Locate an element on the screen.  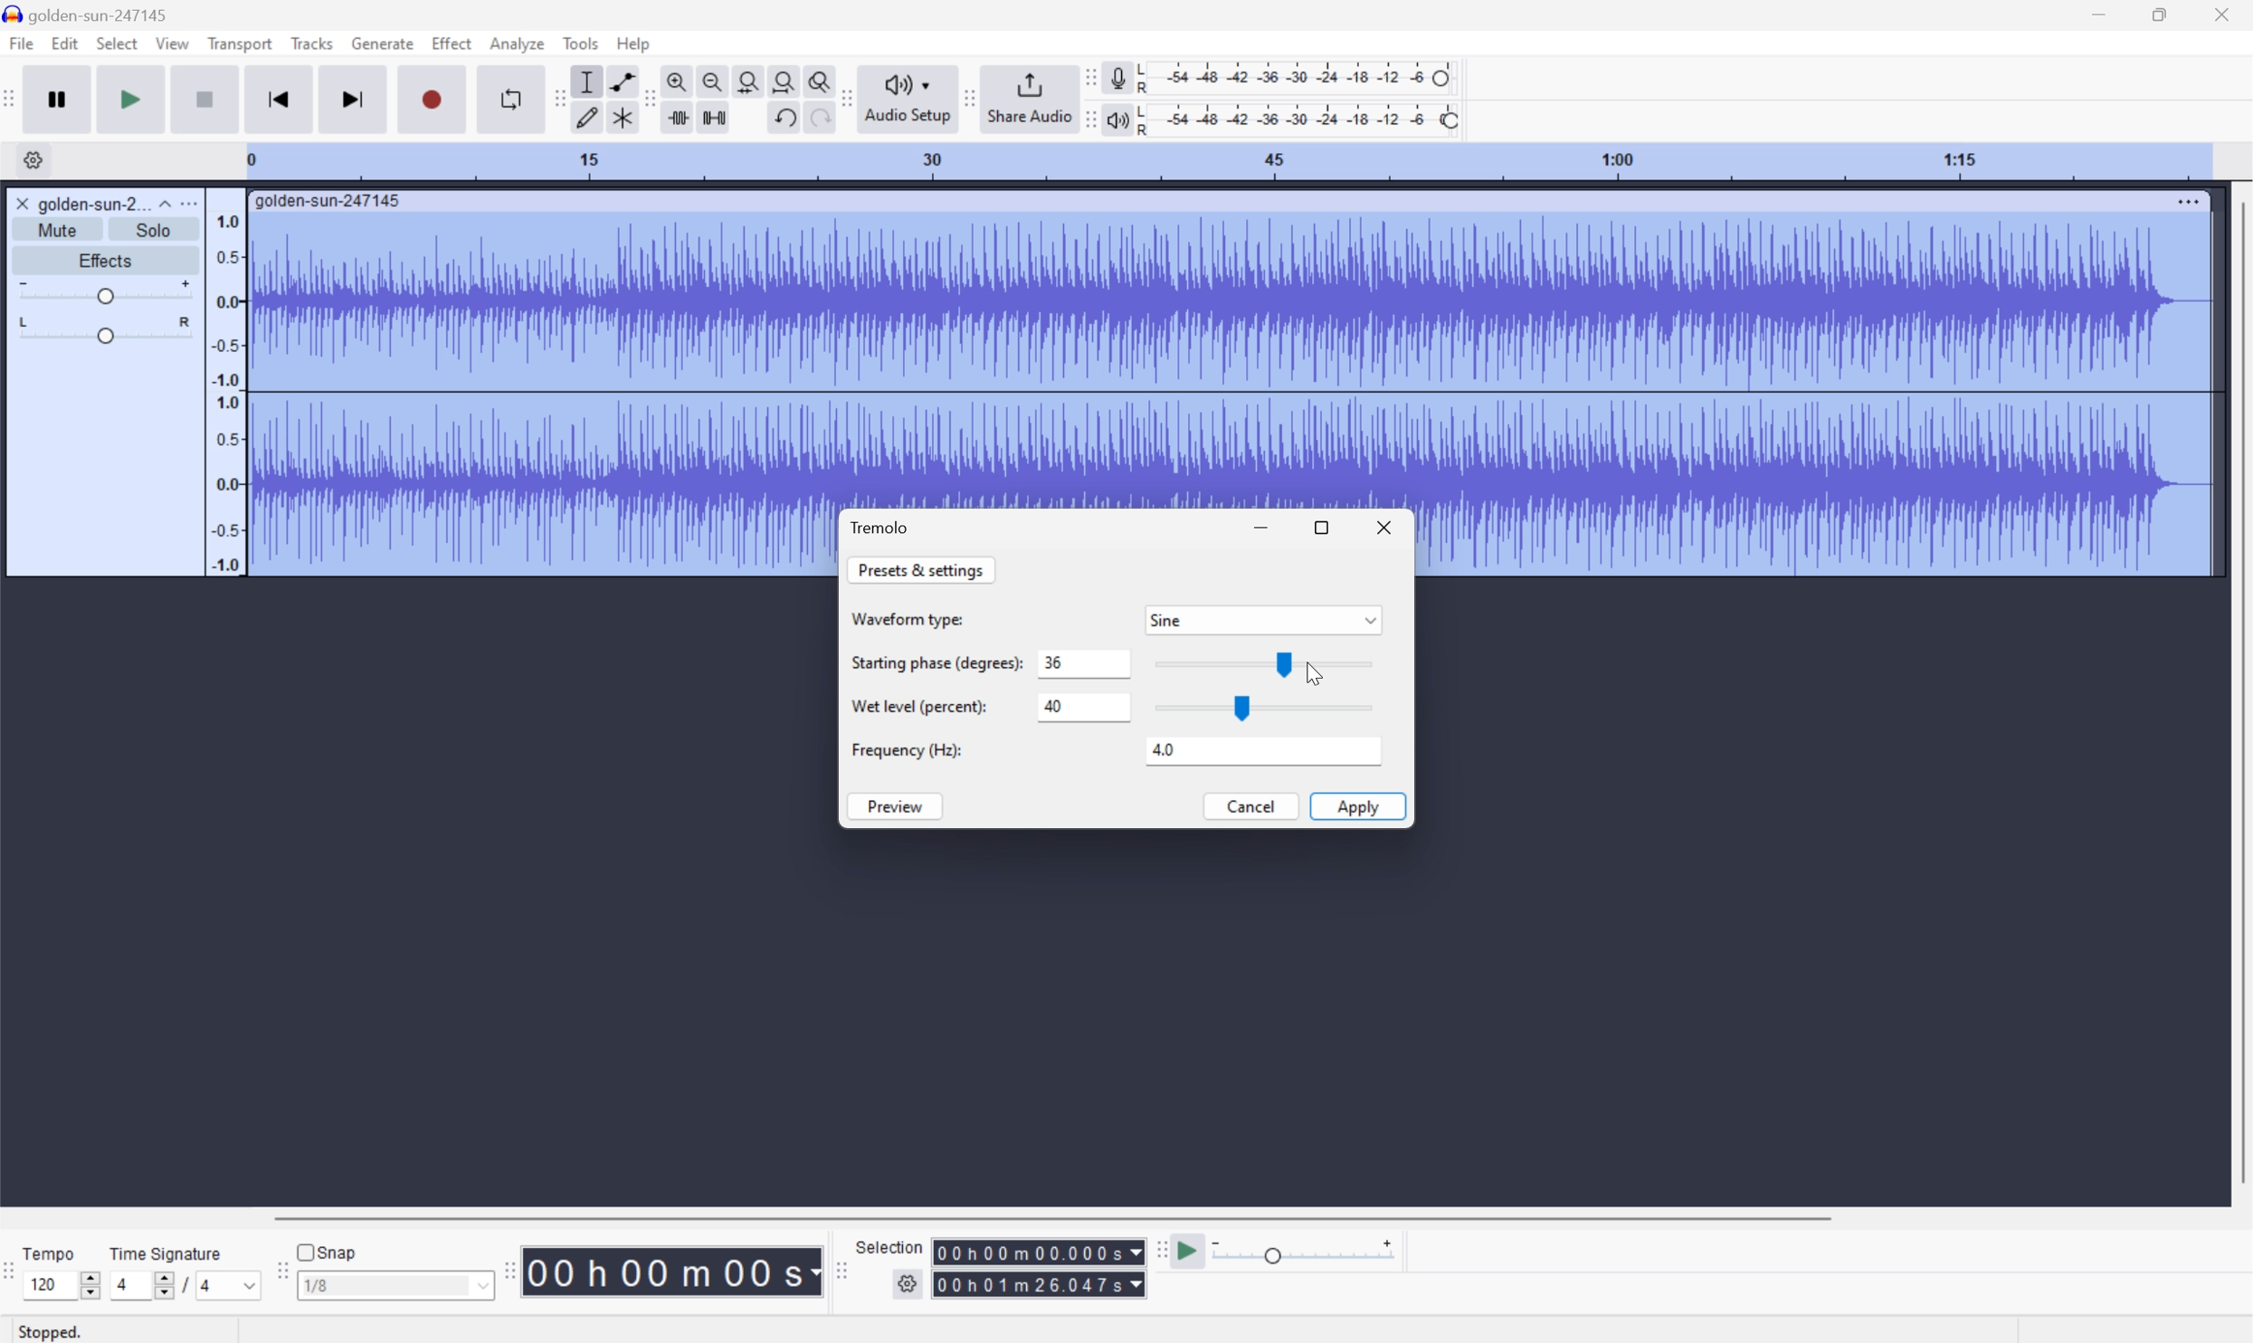
/ is located at coordinates (185, 1285).